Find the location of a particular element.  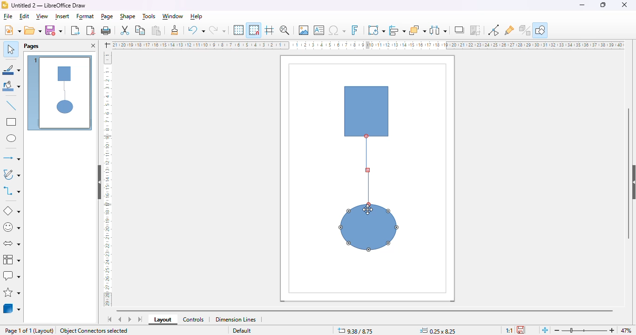

maximize is located at coordinates (603, 5).